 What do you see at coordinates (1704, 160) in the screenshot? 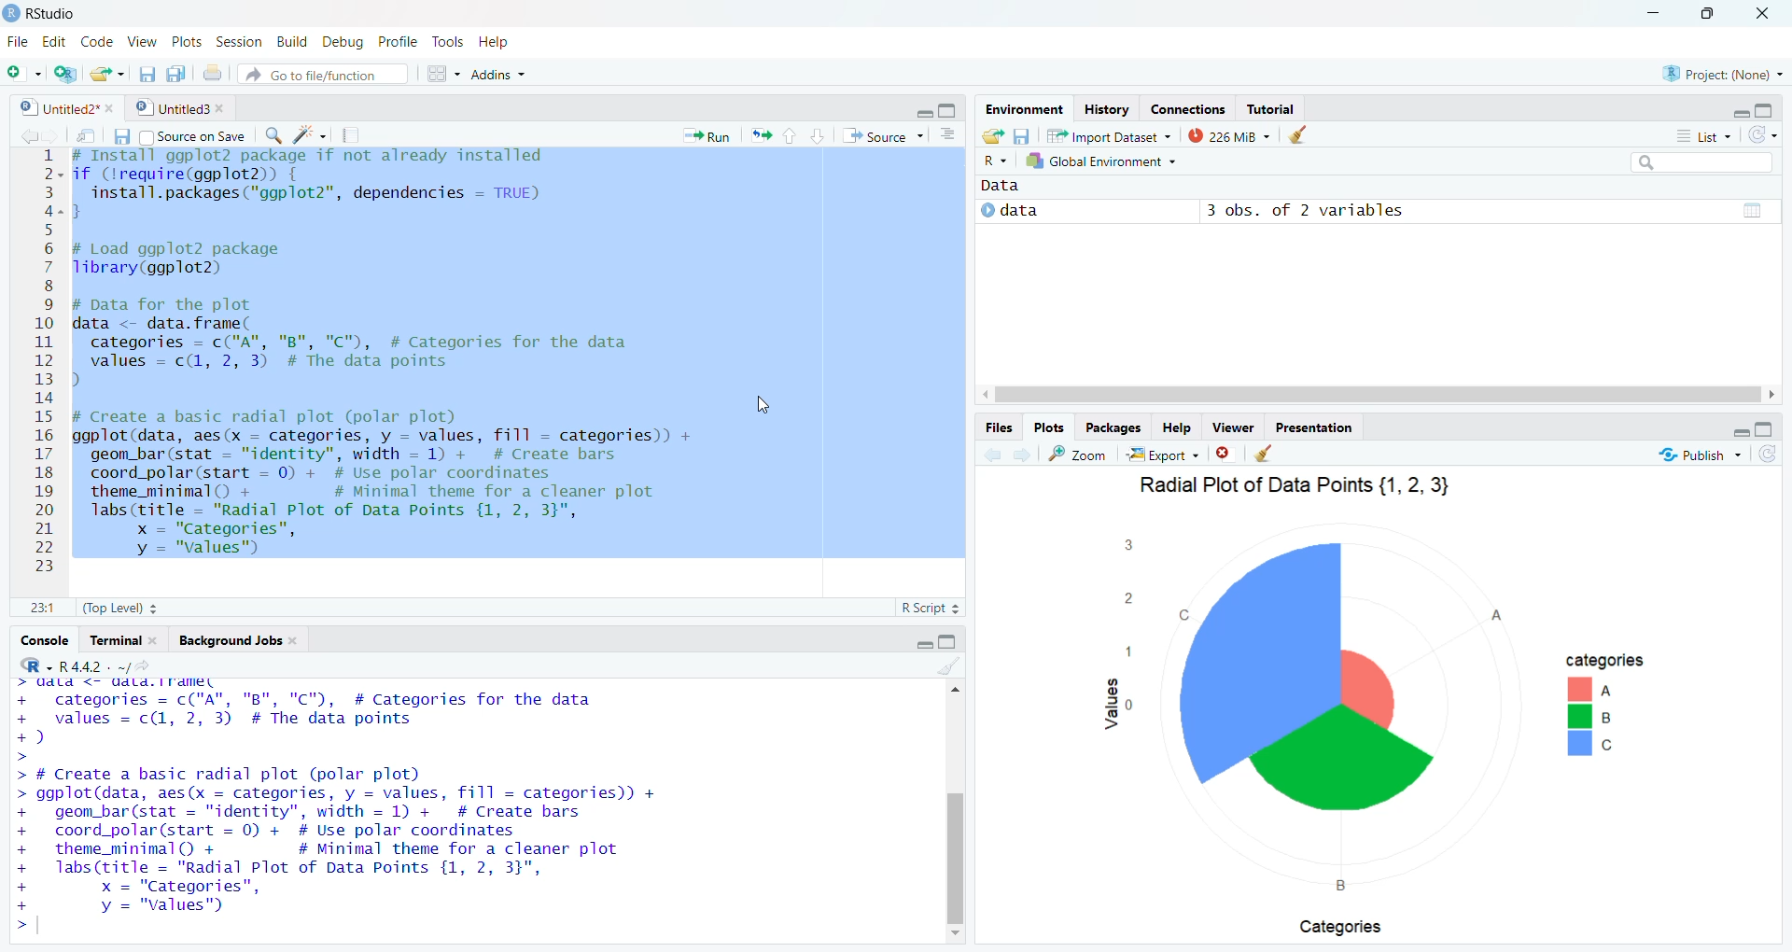
I see `Search bar` at bounding box center [1704, 160].